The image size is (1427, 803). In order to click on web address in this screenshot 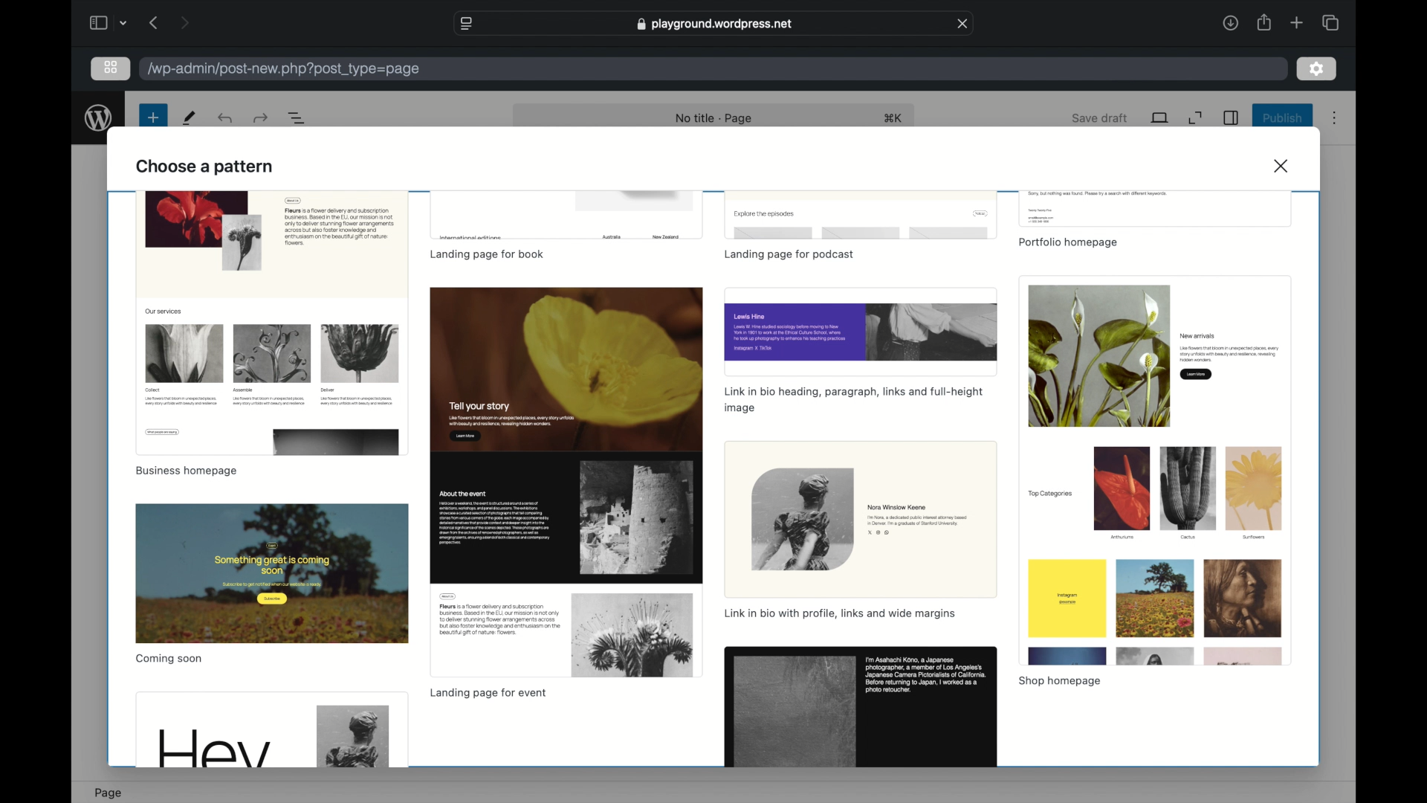, I will do `click(713, 24)`.